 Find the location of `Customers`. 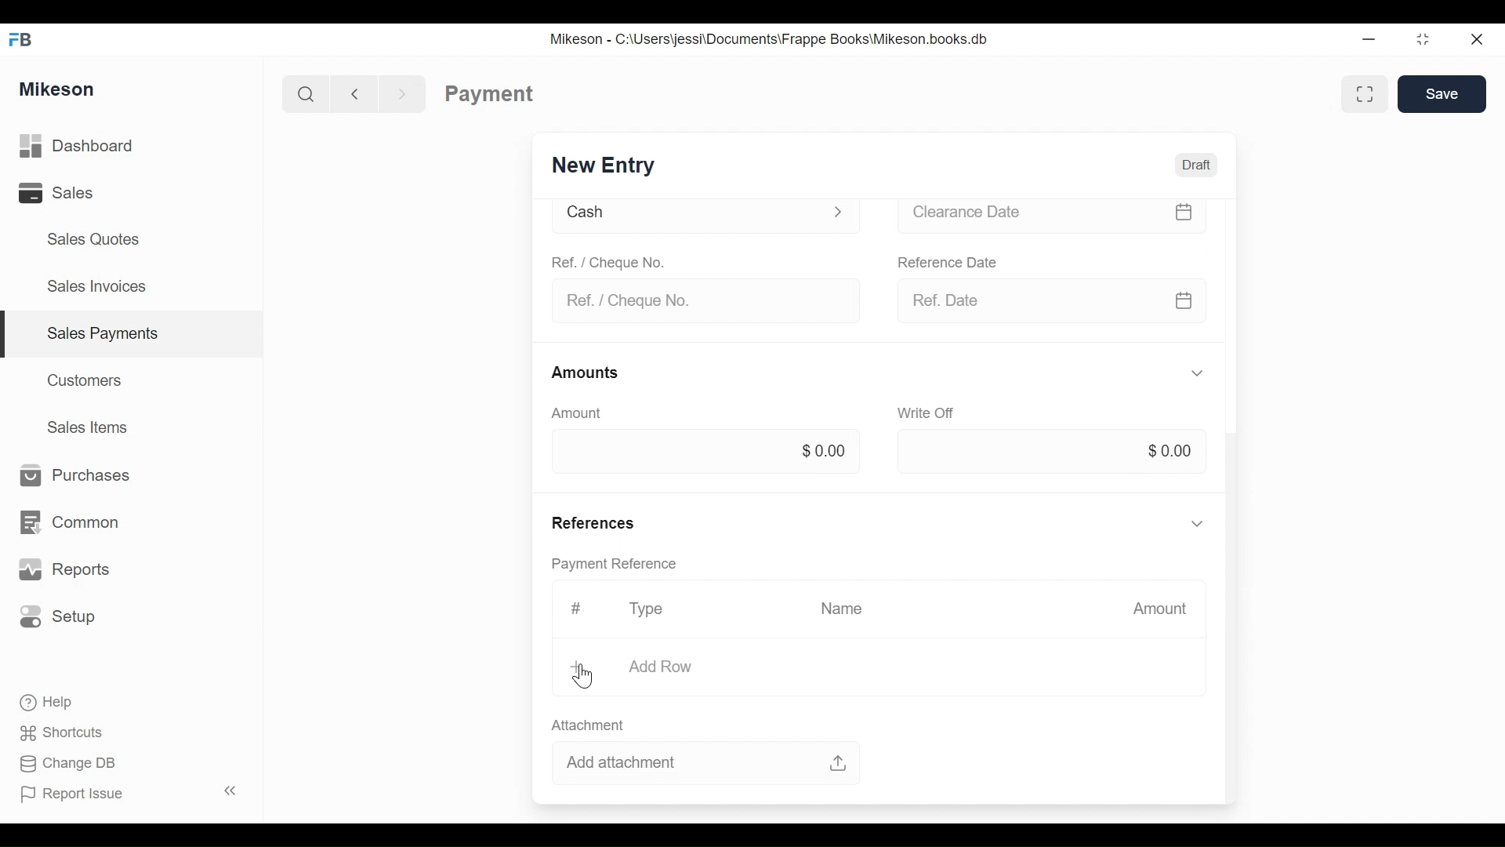

Customers is located at coordinates (89, 379).